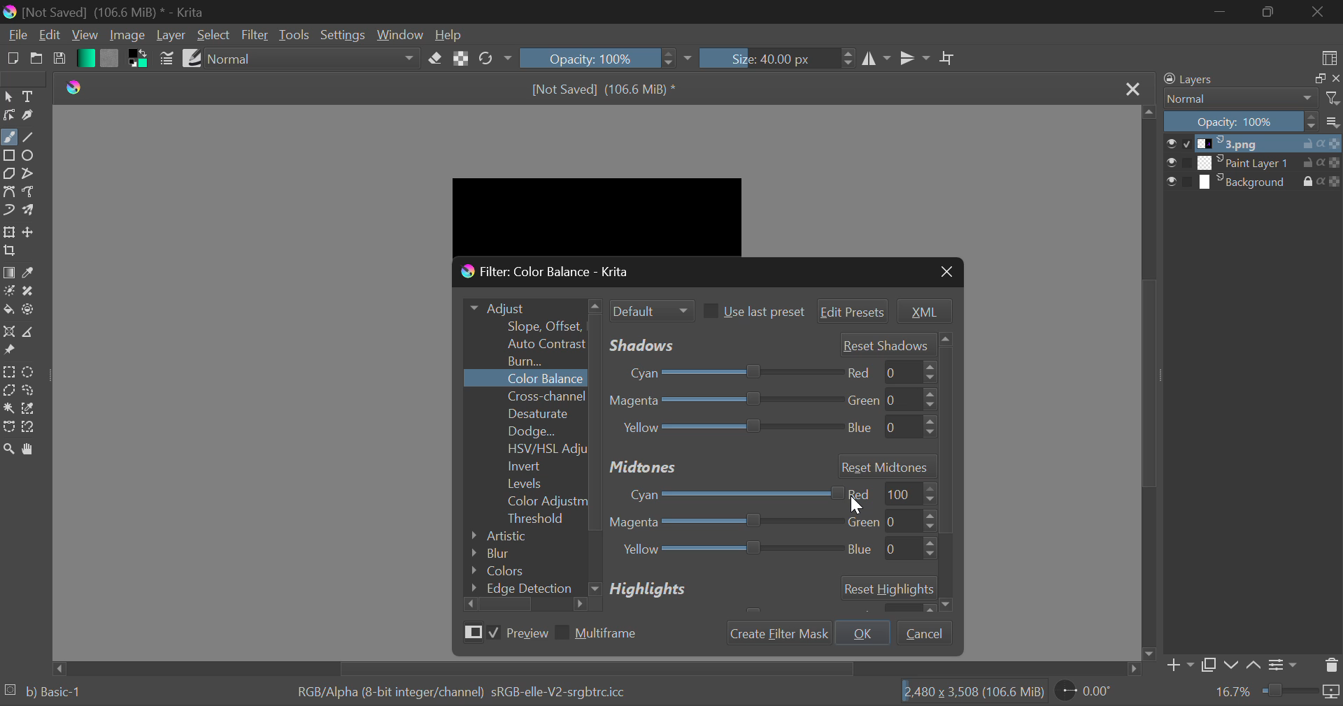 The height and width of the screenshot is (706, 1343). Describe the element at coordinates (13, 60) in the screenshot. I see `New` at that location.